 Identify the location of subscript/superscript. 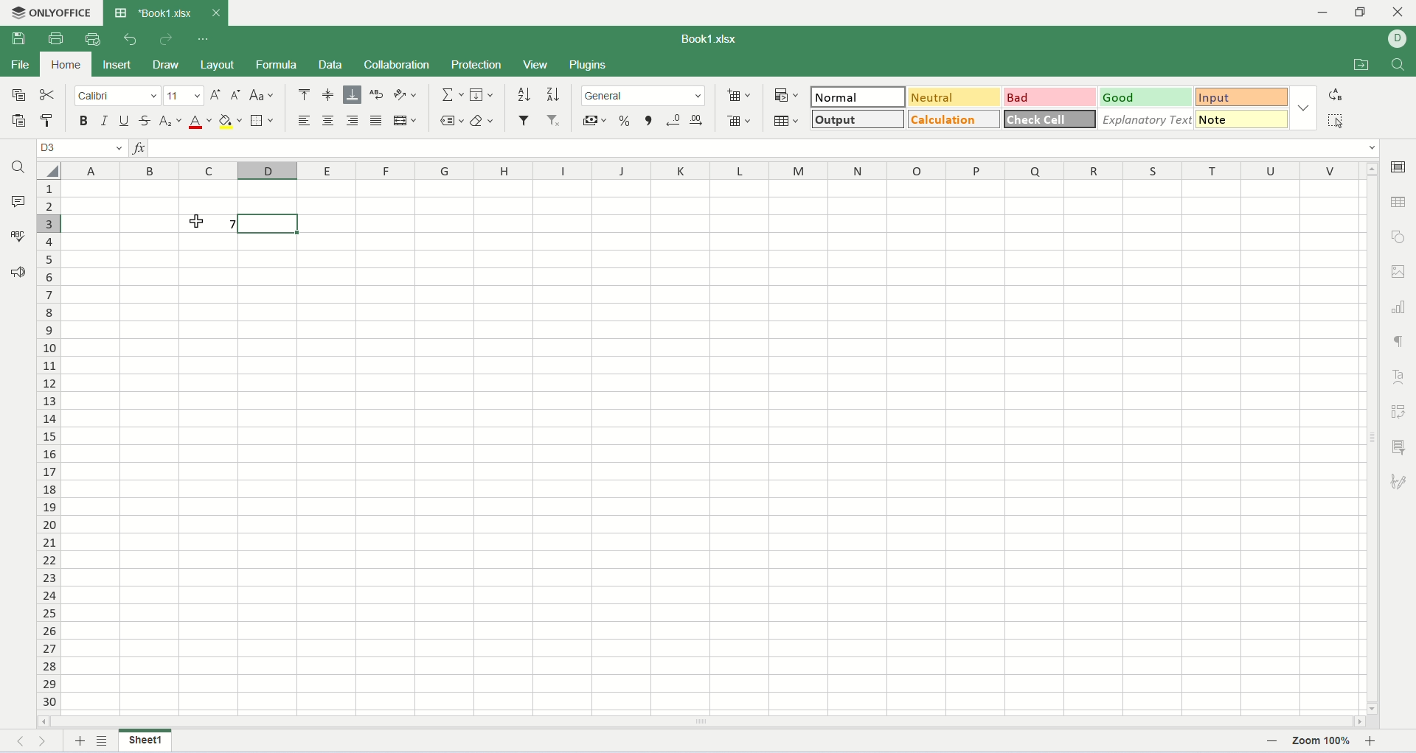
(168, 121).